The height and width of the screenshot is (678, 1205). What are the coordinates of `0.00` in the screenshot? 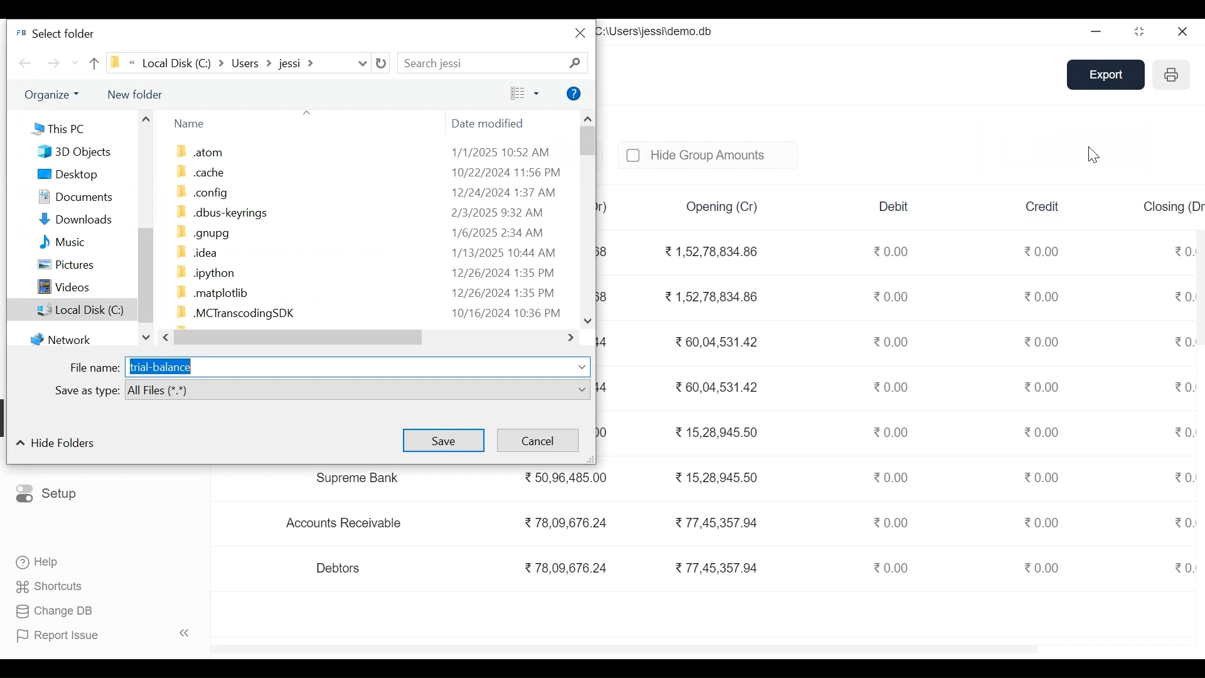 It's located at (1184, 343).